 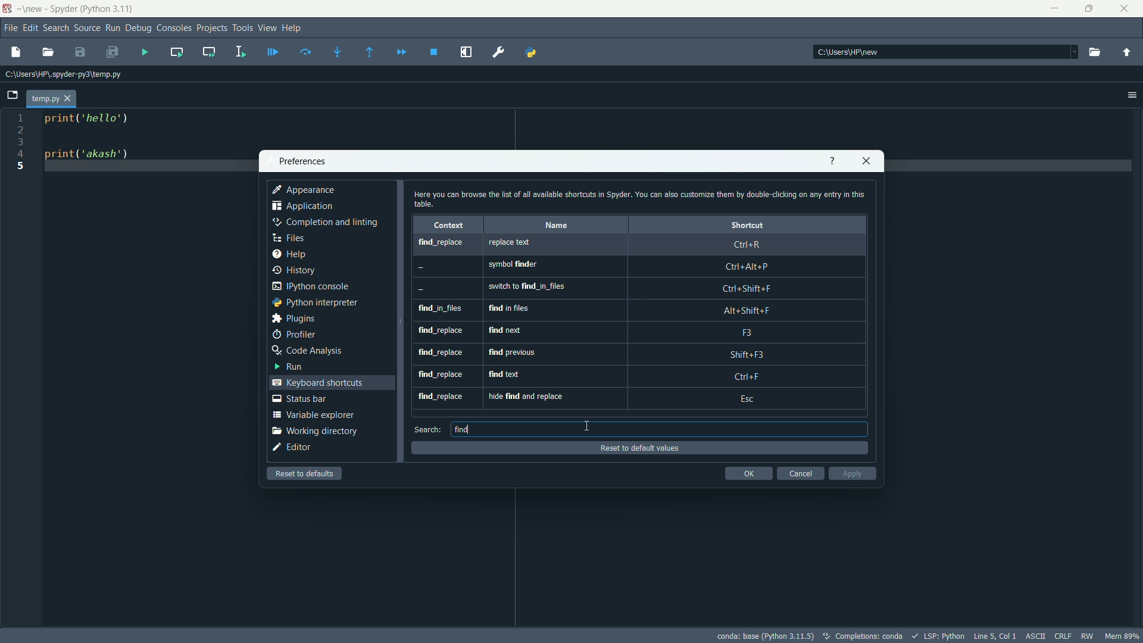 I want to click on continue execution untill next function, so click(x=371, y=51).